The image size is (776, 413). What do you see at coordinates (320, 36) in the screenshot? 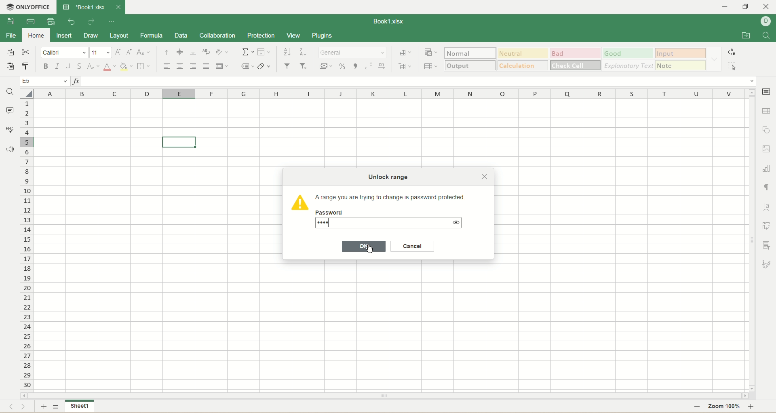
I see `plugins` at bounding box center [320, 36].